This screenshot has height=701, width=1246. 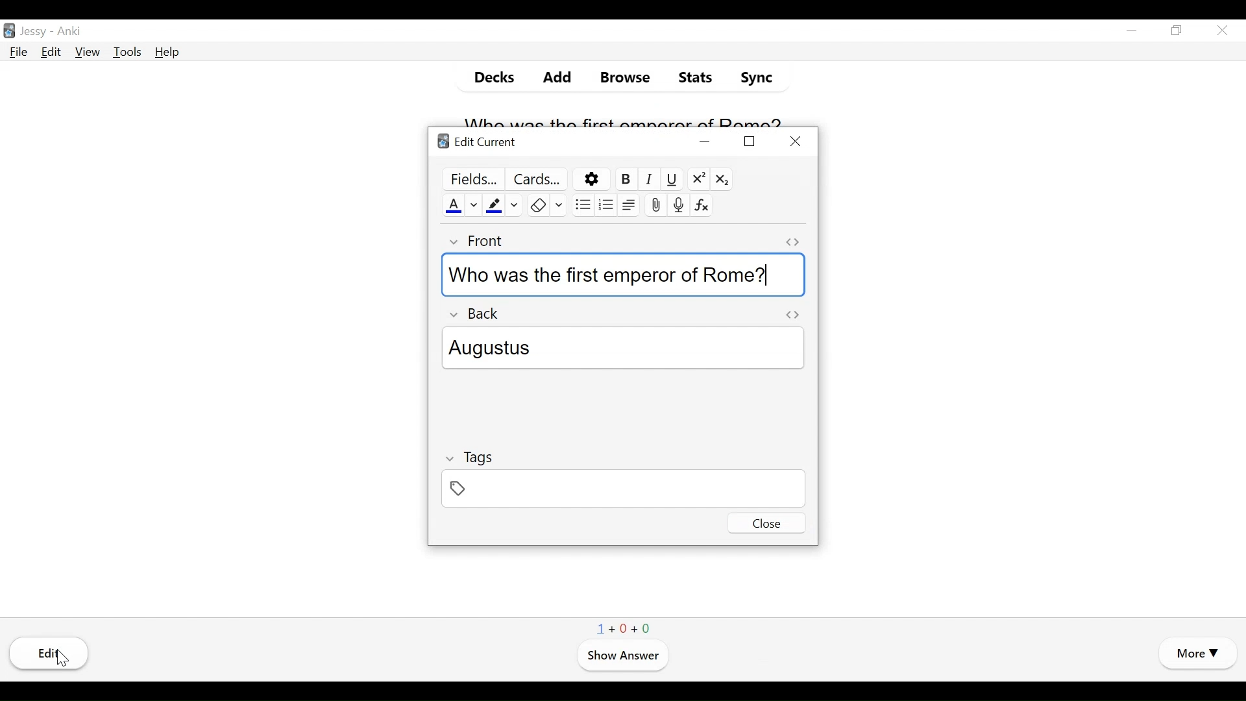 I want to click on Who was the first emperor of Rome?, so click(x=624, y=275).